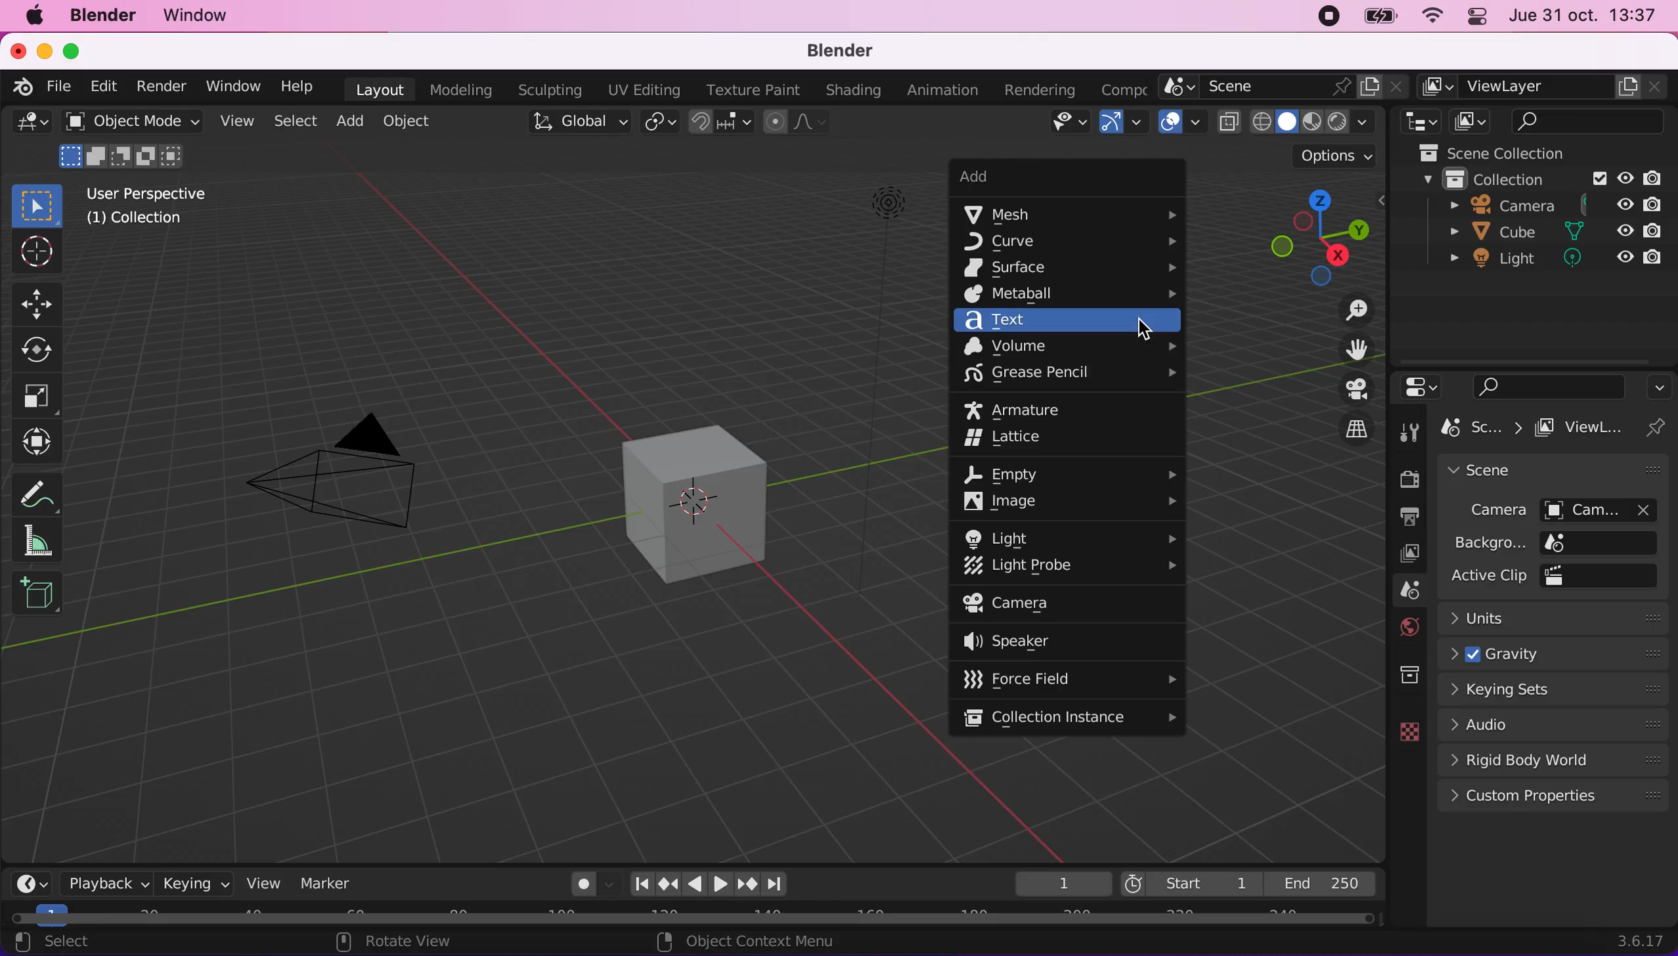 Image resolution: width=1678 pixels, height=956 pixels. What do you see at coordinates (51, 943) in the screenshot?
I see `select` at bounding box center [51, 943].